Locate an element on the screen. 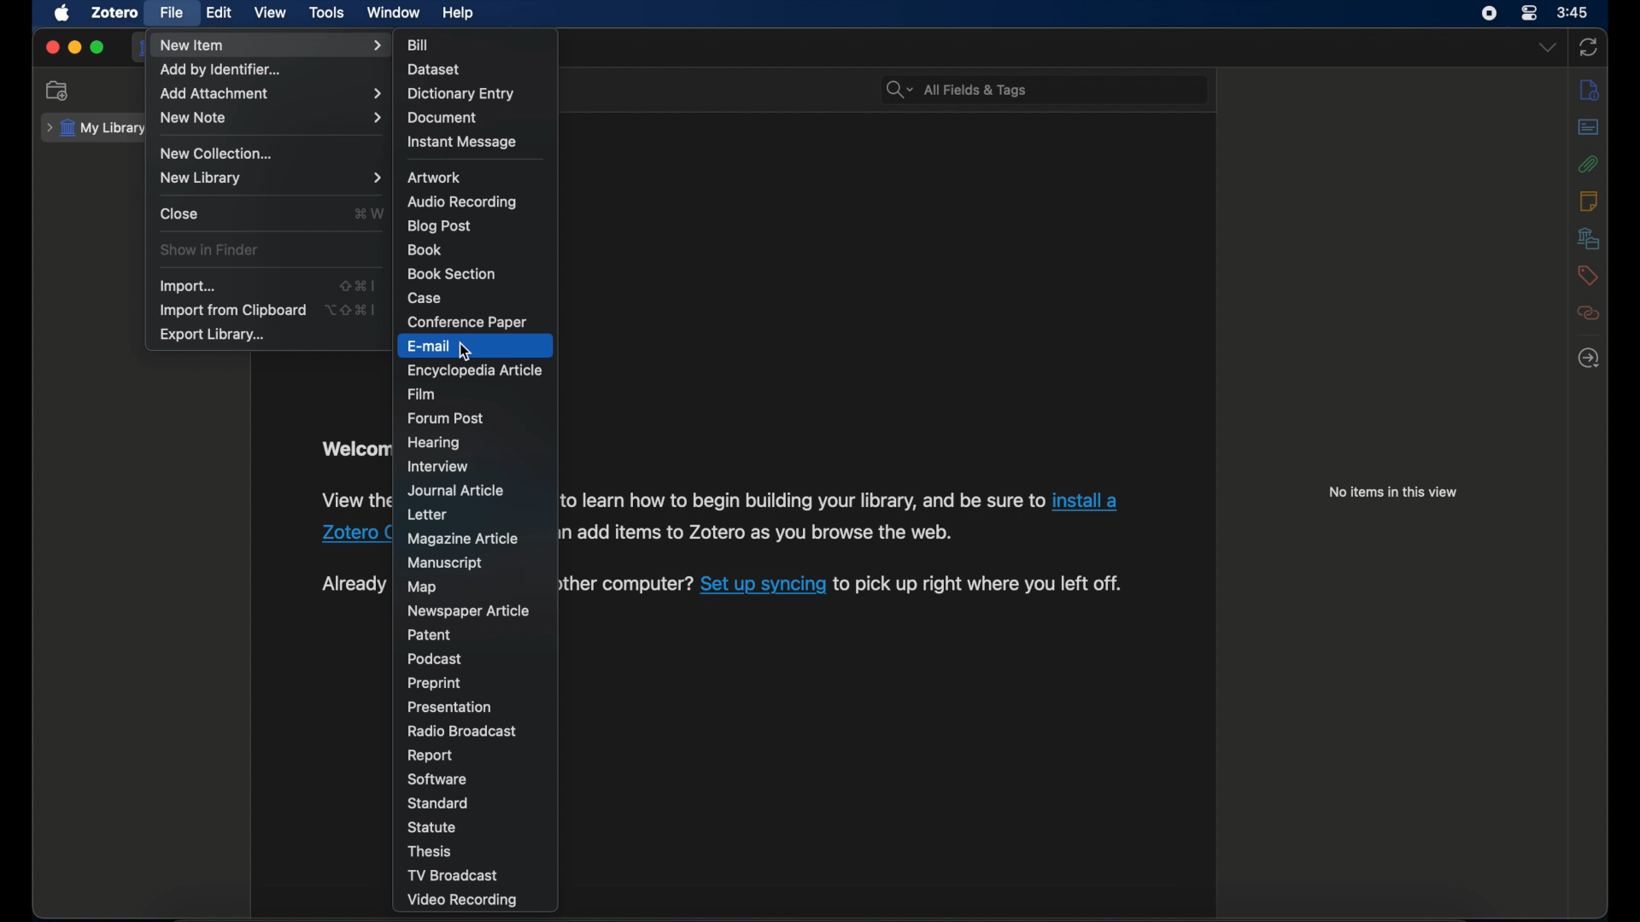 This screenshot has height=922, width=1640. new collection is located at coordinates (215, 154).